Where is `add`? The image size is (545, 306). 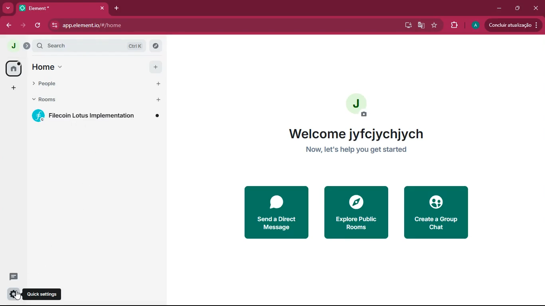 add is located at coordinates (10, 88).